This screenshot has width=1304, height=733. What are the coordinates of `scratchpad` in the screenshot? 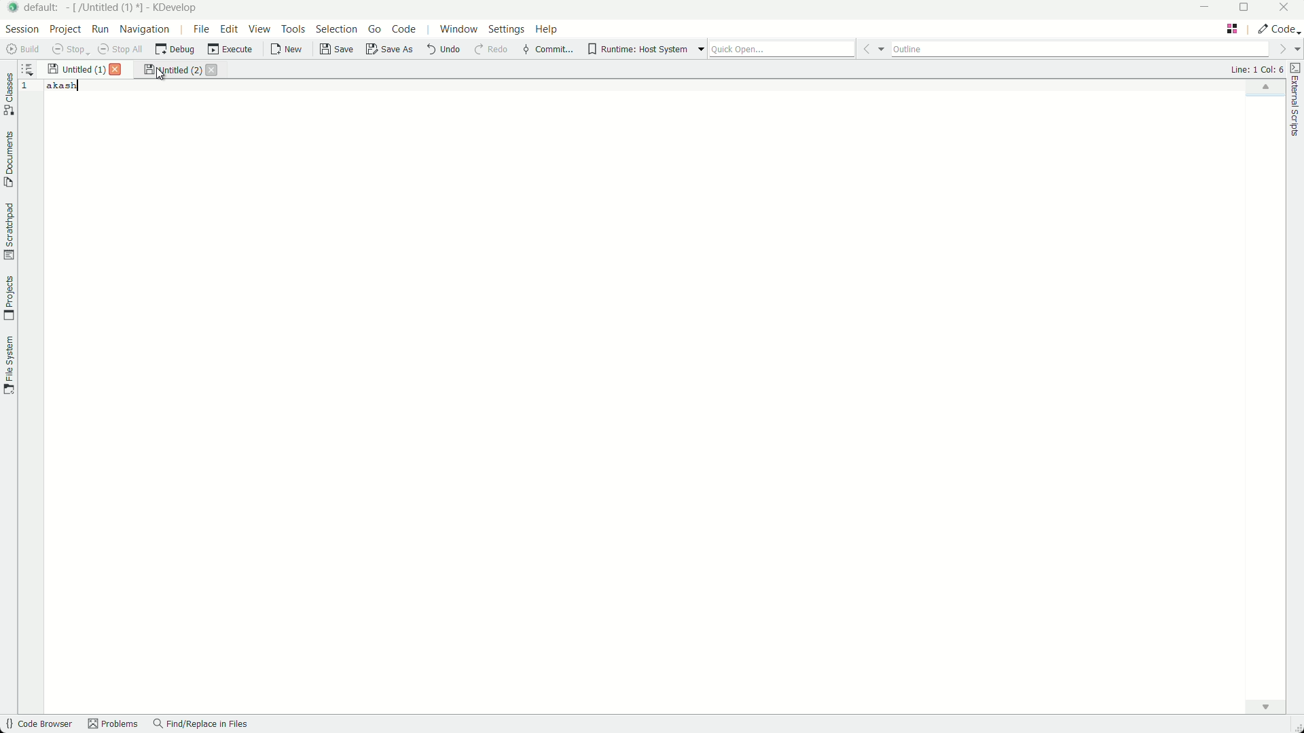 It's located at (10, 230).